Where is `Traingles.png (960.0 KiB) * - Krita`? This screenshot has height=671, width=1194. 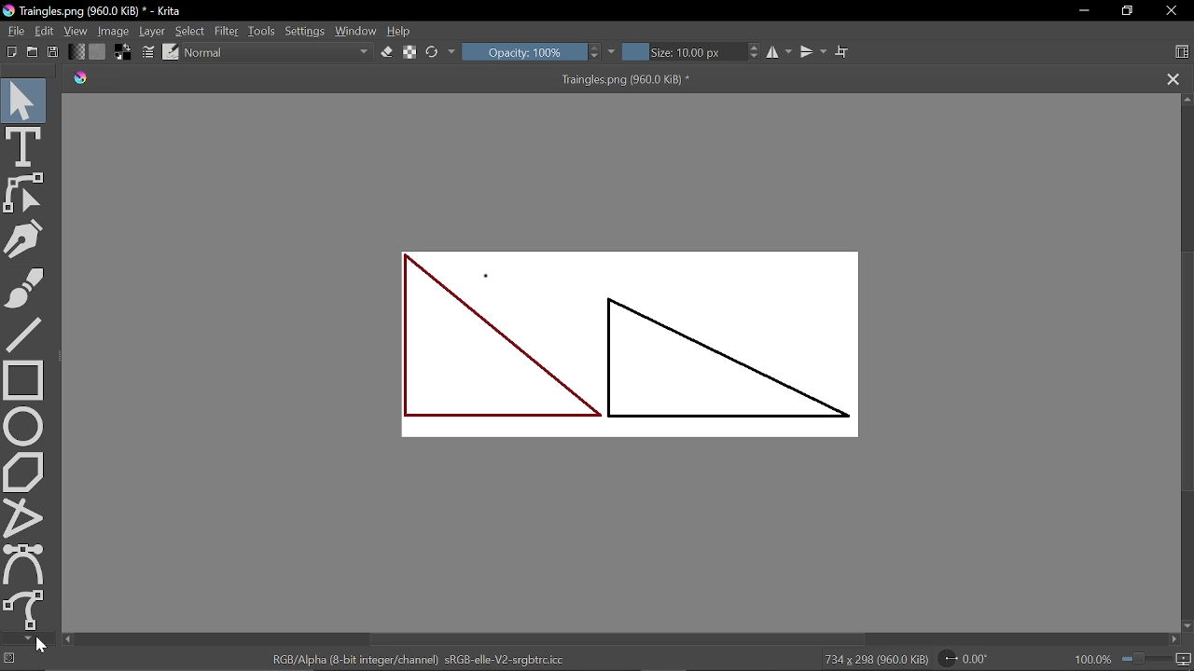
Traingles.png (960.0 KiB) * - Krita is located at coordinates (92, 10).